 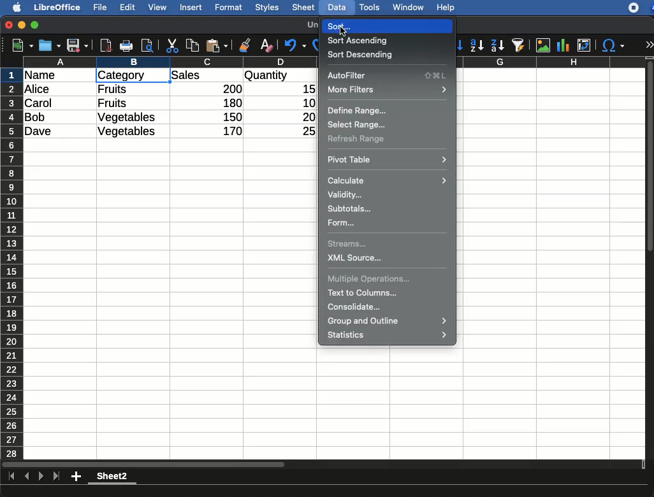 I want to click on sheet 2, so click(x=112, y=478).